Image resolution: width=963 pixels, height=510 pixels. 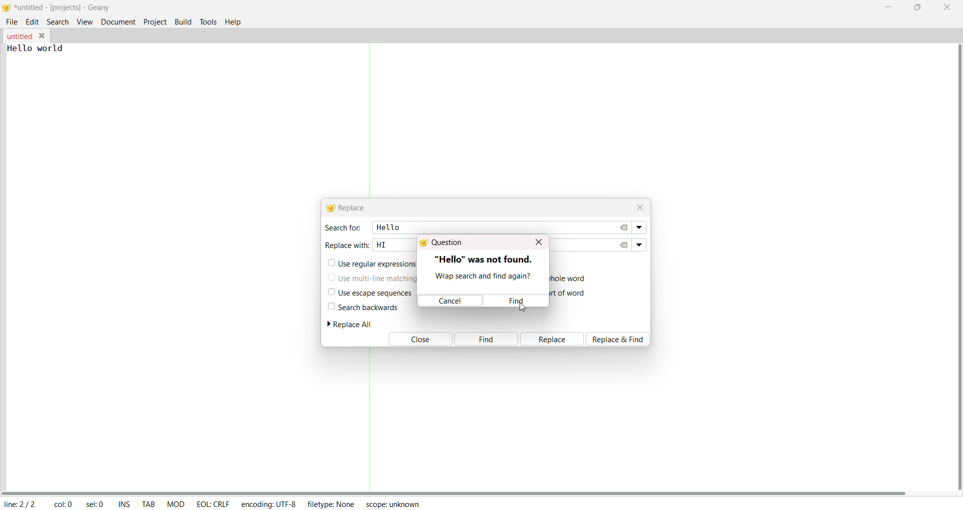 What do you see at coordinates (621, 339) in the screenshot?
I see `Replace & Find` at bounding box center [621, 339].